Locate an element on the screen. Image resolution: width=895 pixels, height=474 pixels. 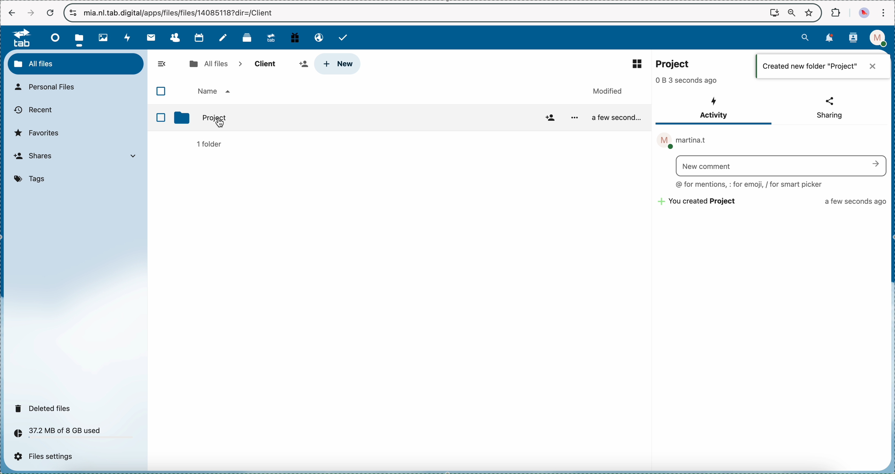
mail is located at coordinates (150, 37).